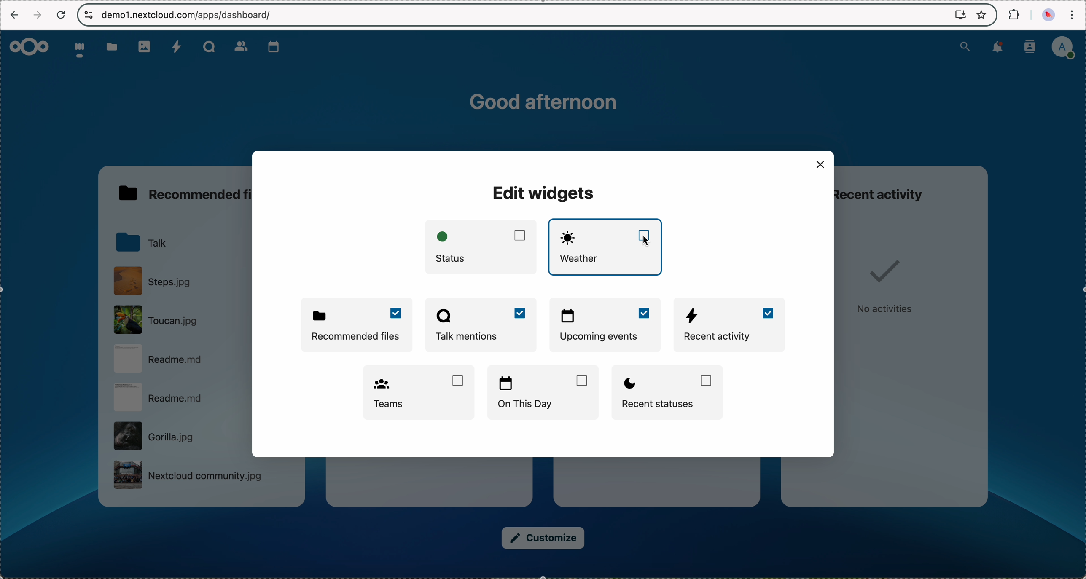  Describe the element at coordinates (1075, 13) in the screenshot. I see `customize and control Google Chrome` at that location.